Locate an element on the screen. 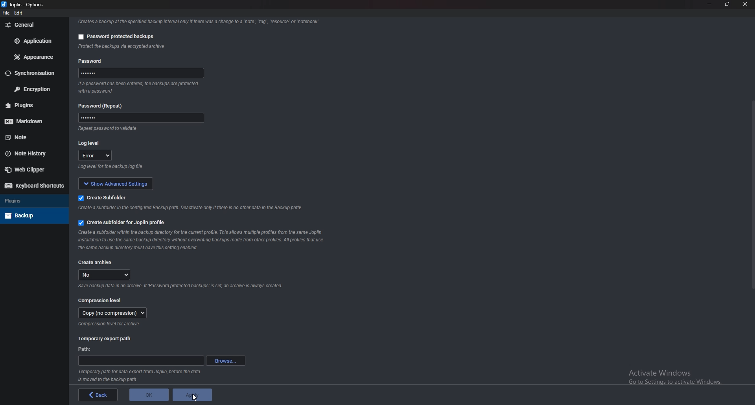 Image resolution: width=755 pixels, height=405 pixels. Web clipper is located at coordinates (29, 169).